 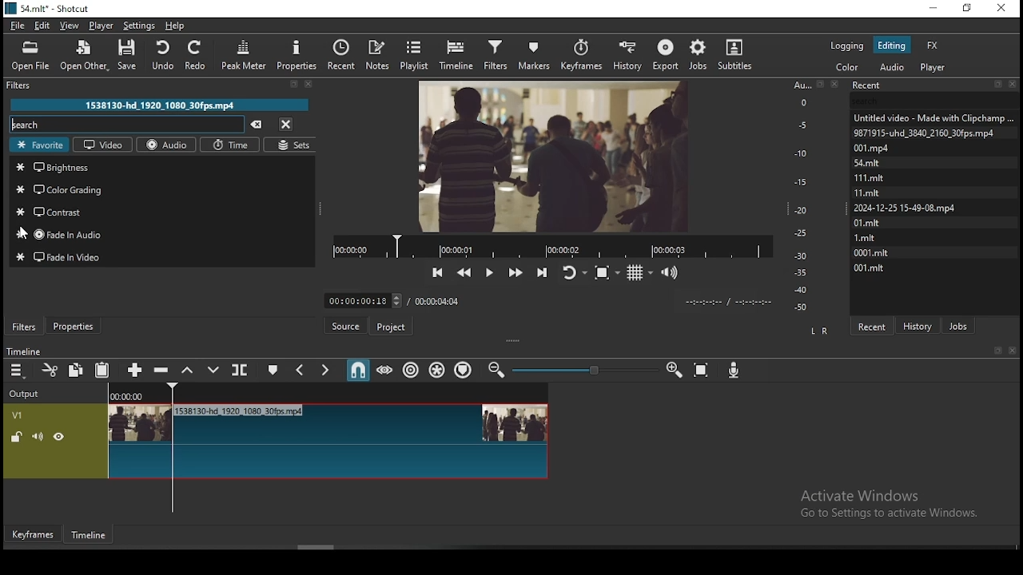 I want to click on 1538130-hd_1920_1080_30fps.mp4, so click(x=164, y=104).